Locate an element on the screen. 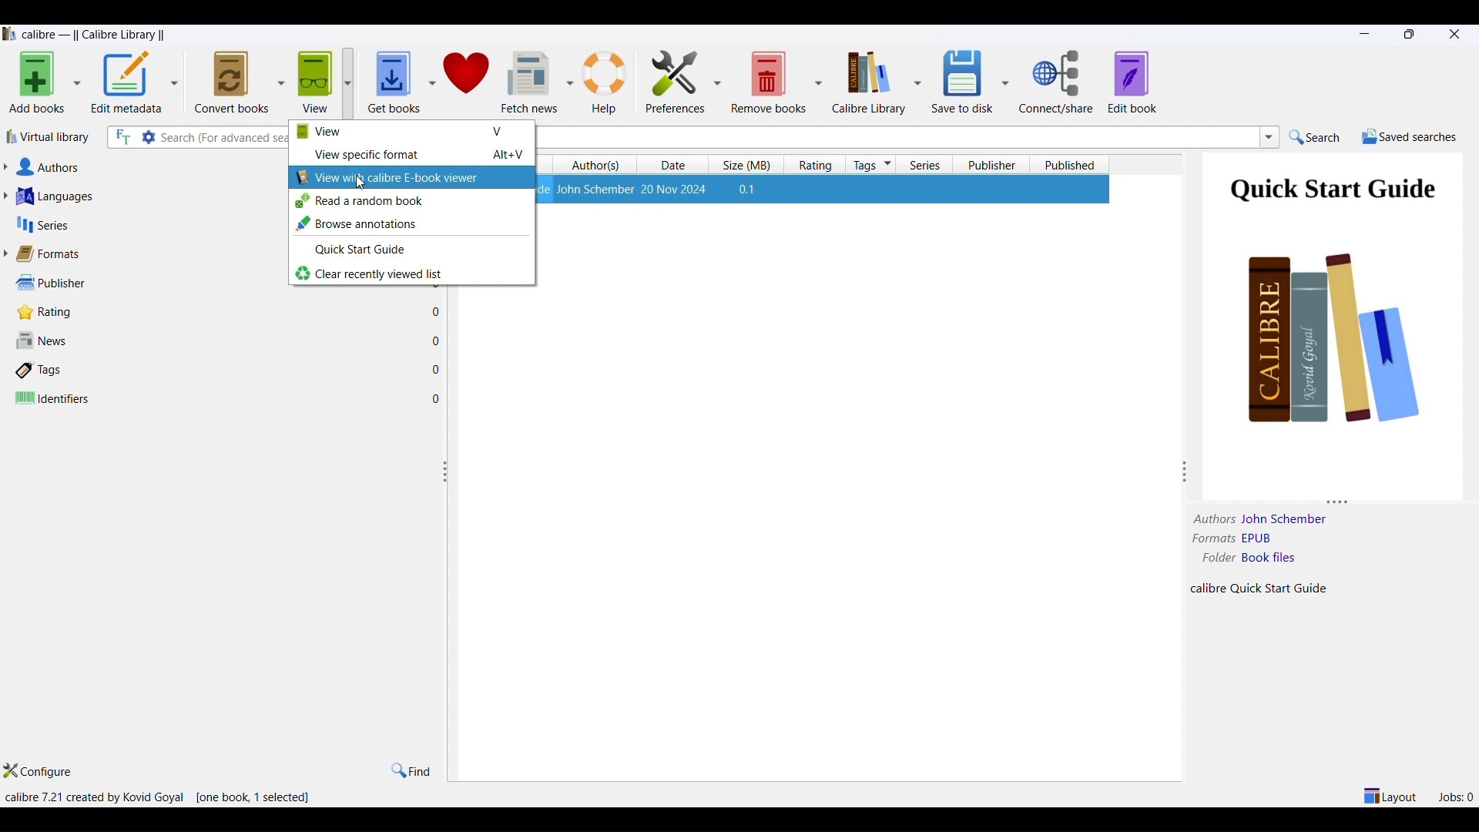 Image resolution: width=1479 pixels, height=832 pixels. help is located at coordinates (608, 82).